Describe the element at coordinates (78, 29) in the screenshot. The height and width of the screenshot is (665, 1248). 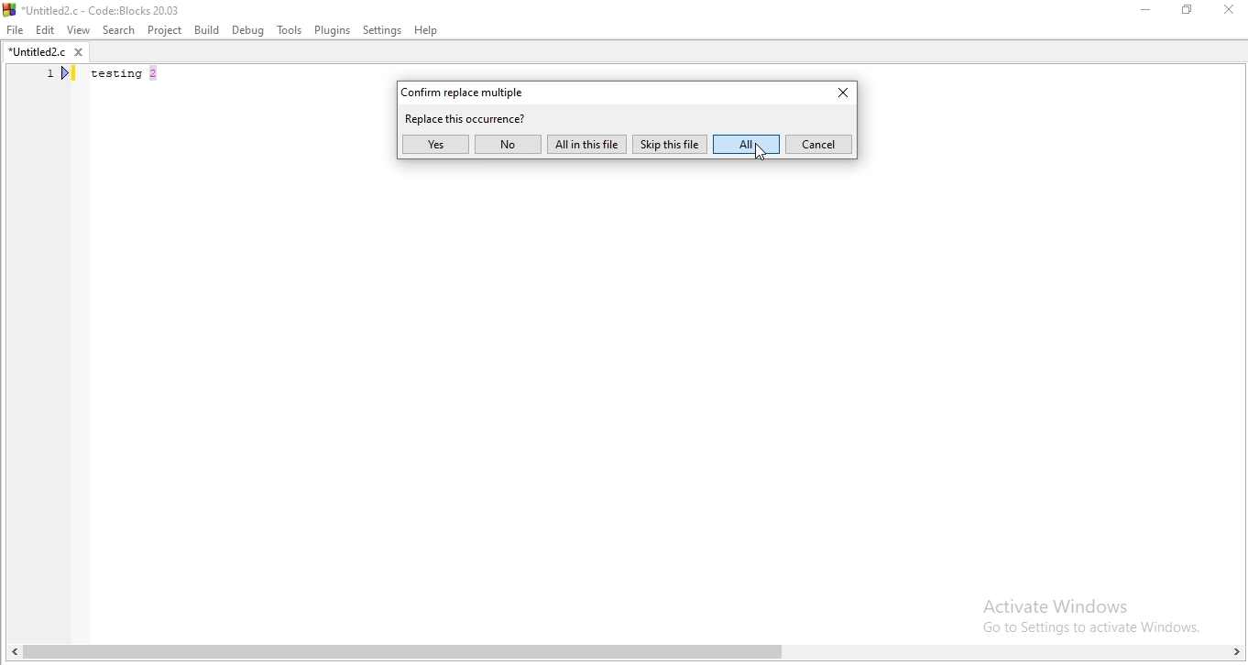
I see `View ` at that location.